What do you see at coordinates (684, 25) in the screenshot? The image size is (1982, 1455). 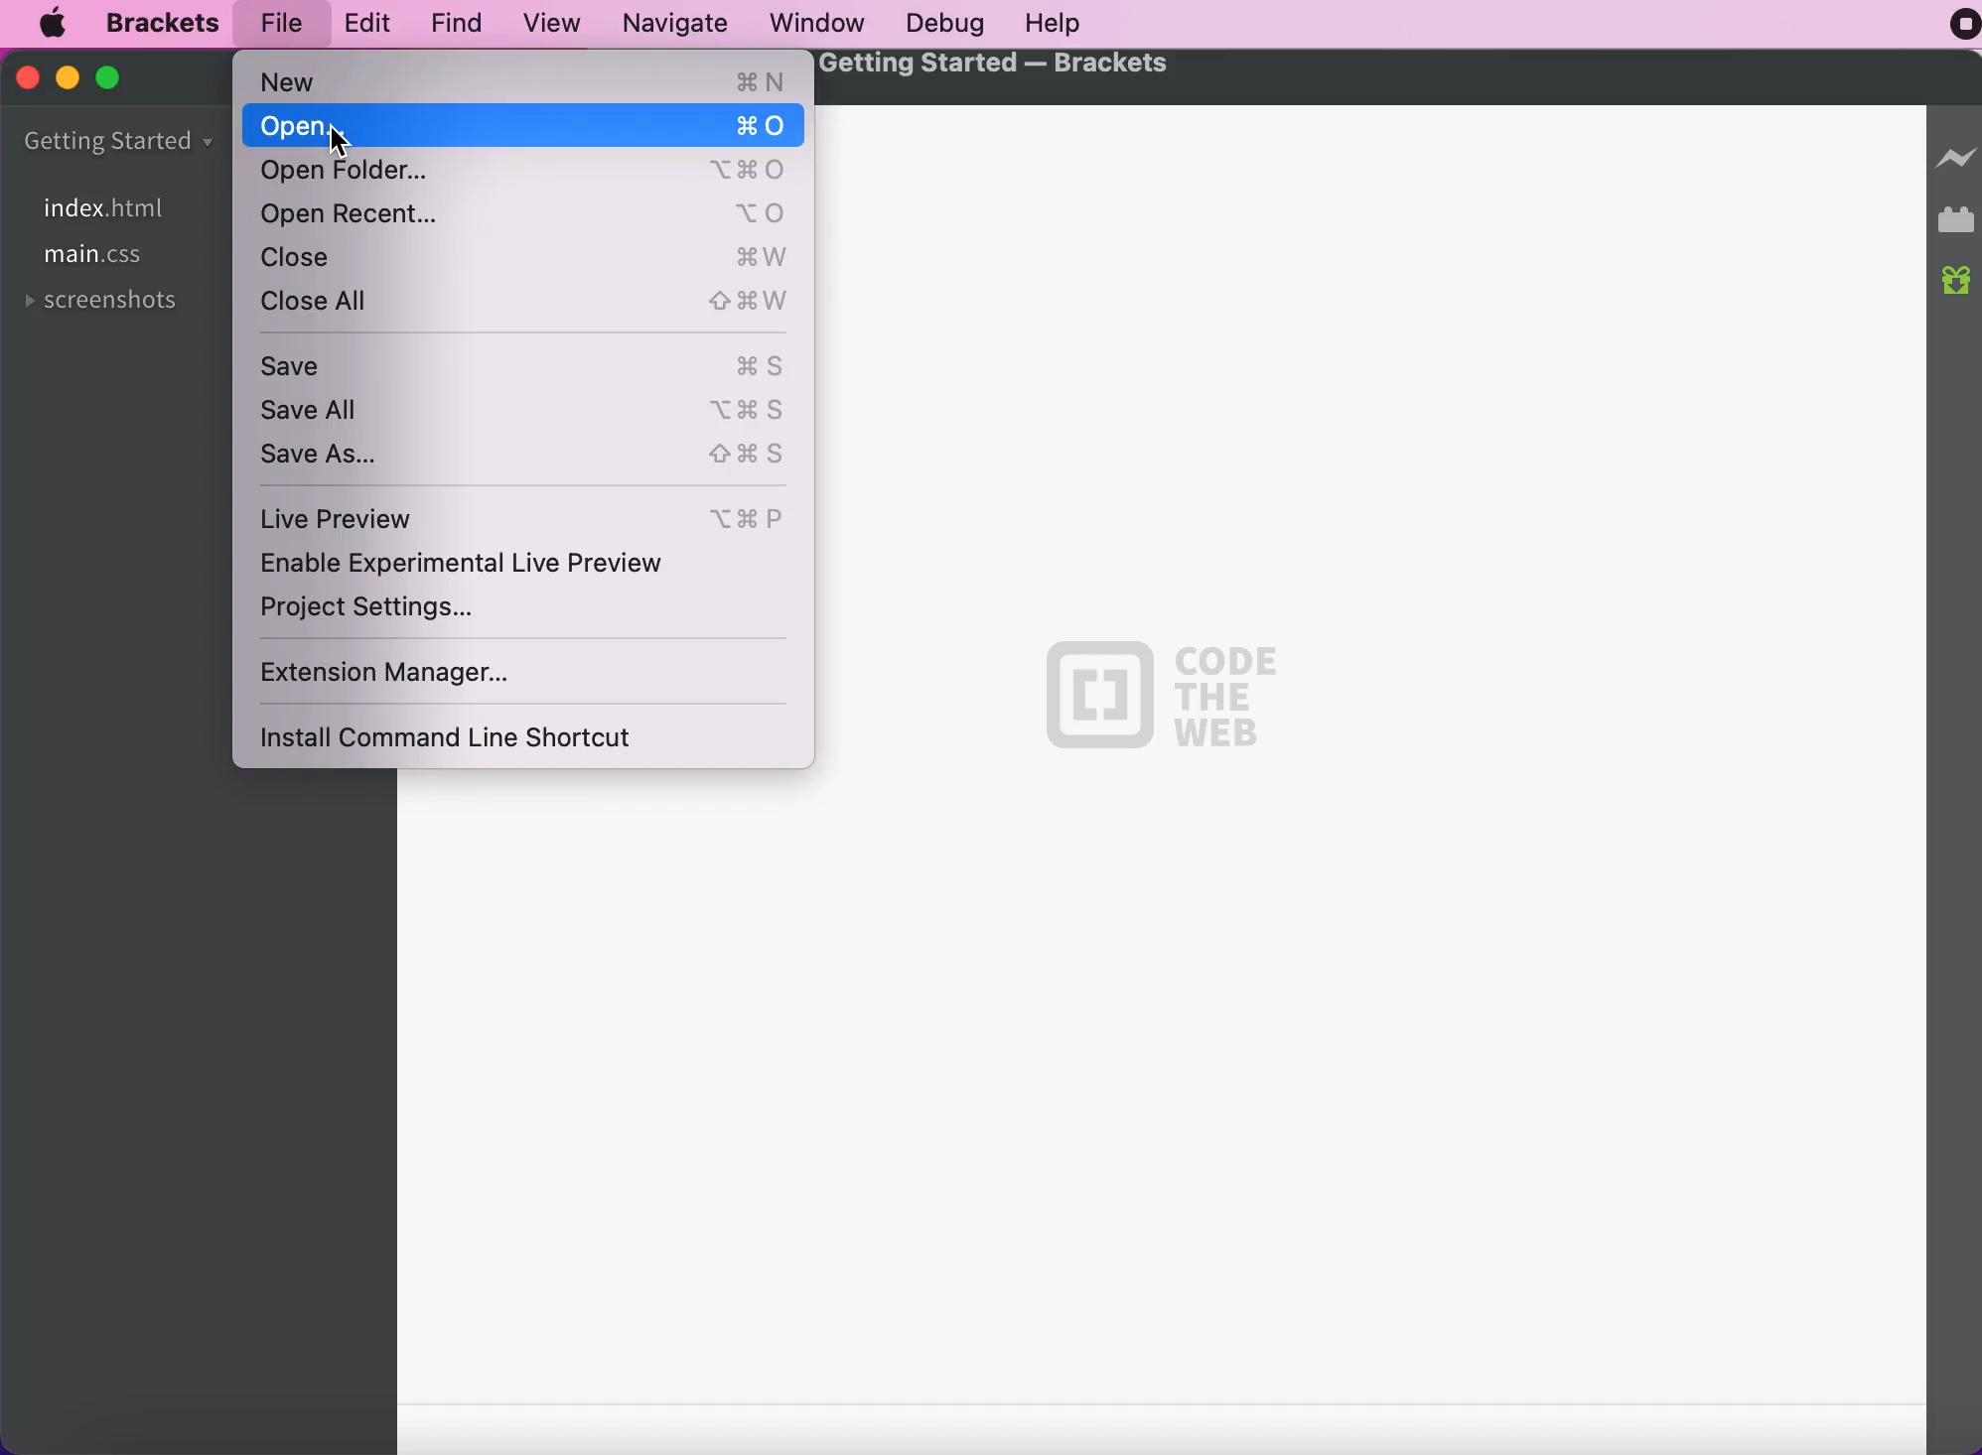 I see `navigate` at bounding box center [684, 25].